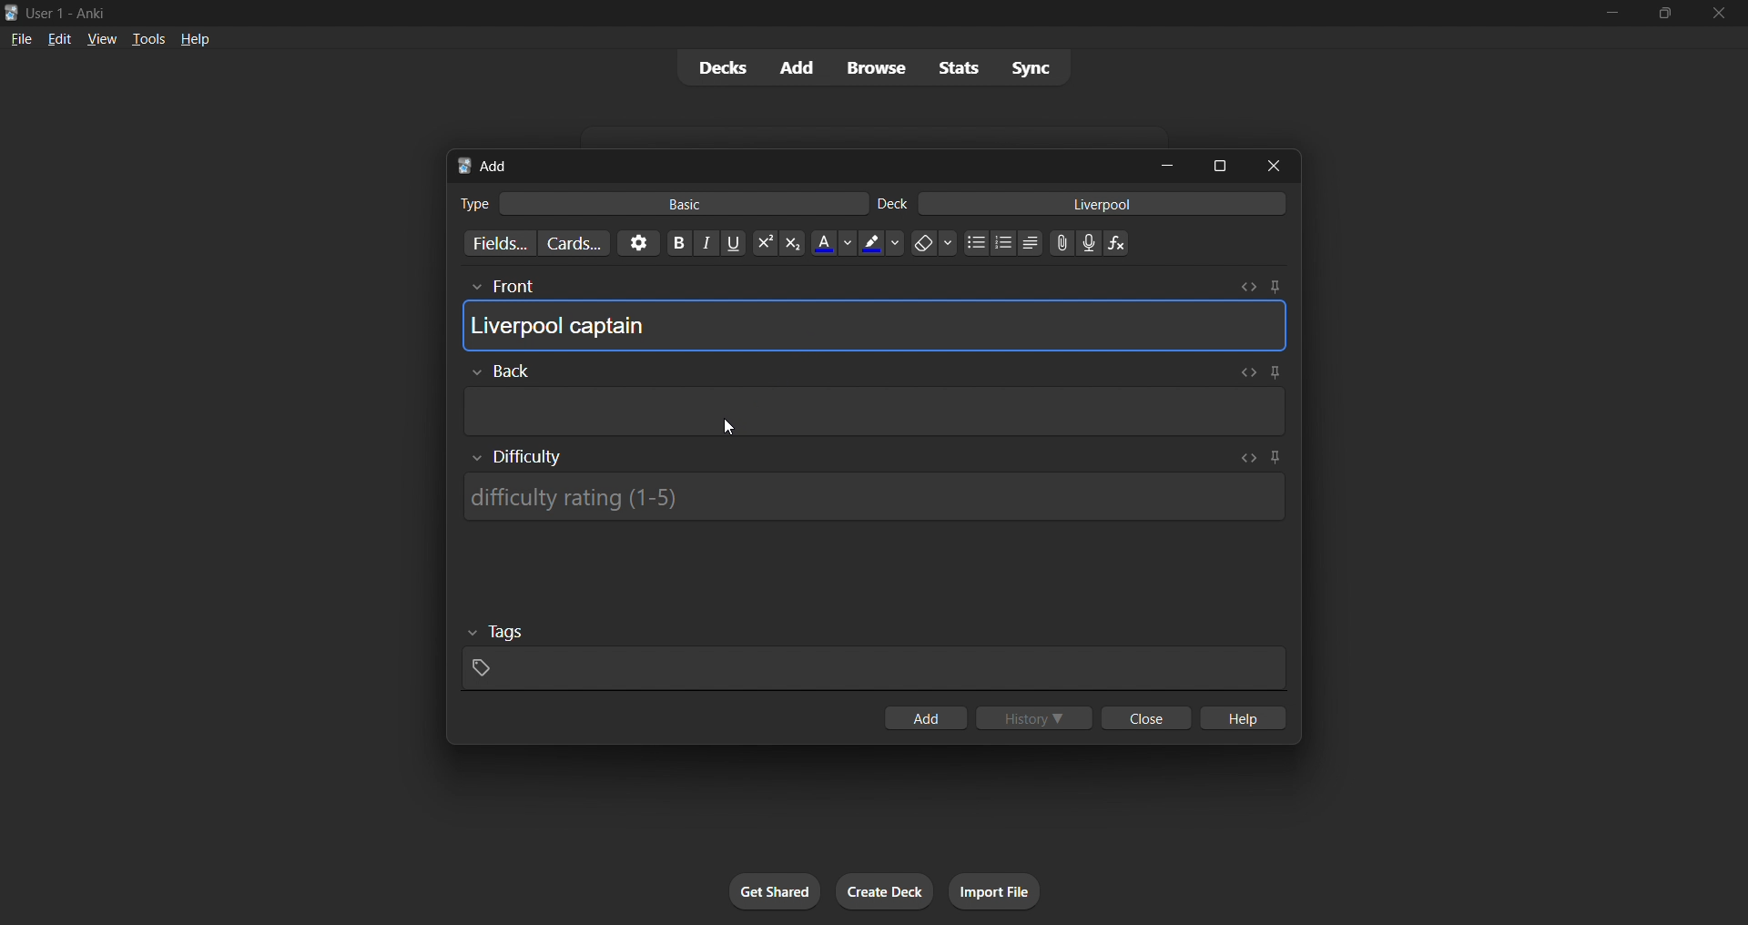 This screenshot has height=925, width=1748. Describe the element at coordinates (876, 67) in the screenshot. I see `browse` at that location.